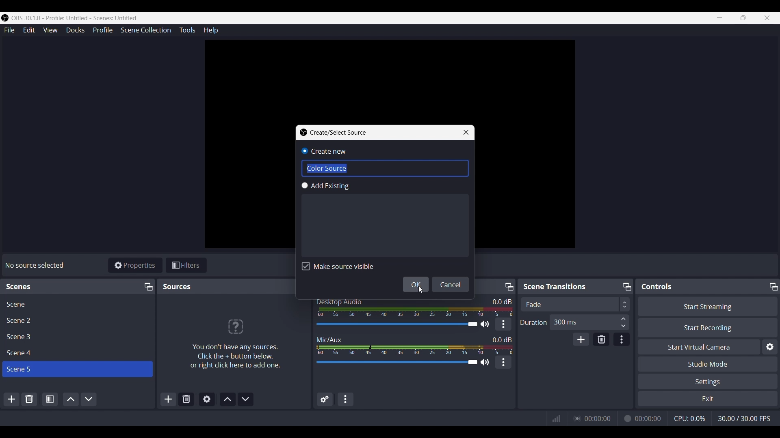 This screenshot has width=780, height=438. Describe the element at coordinates (581, 339) in the screenshot. I see `Add Configurable transition` at that location.